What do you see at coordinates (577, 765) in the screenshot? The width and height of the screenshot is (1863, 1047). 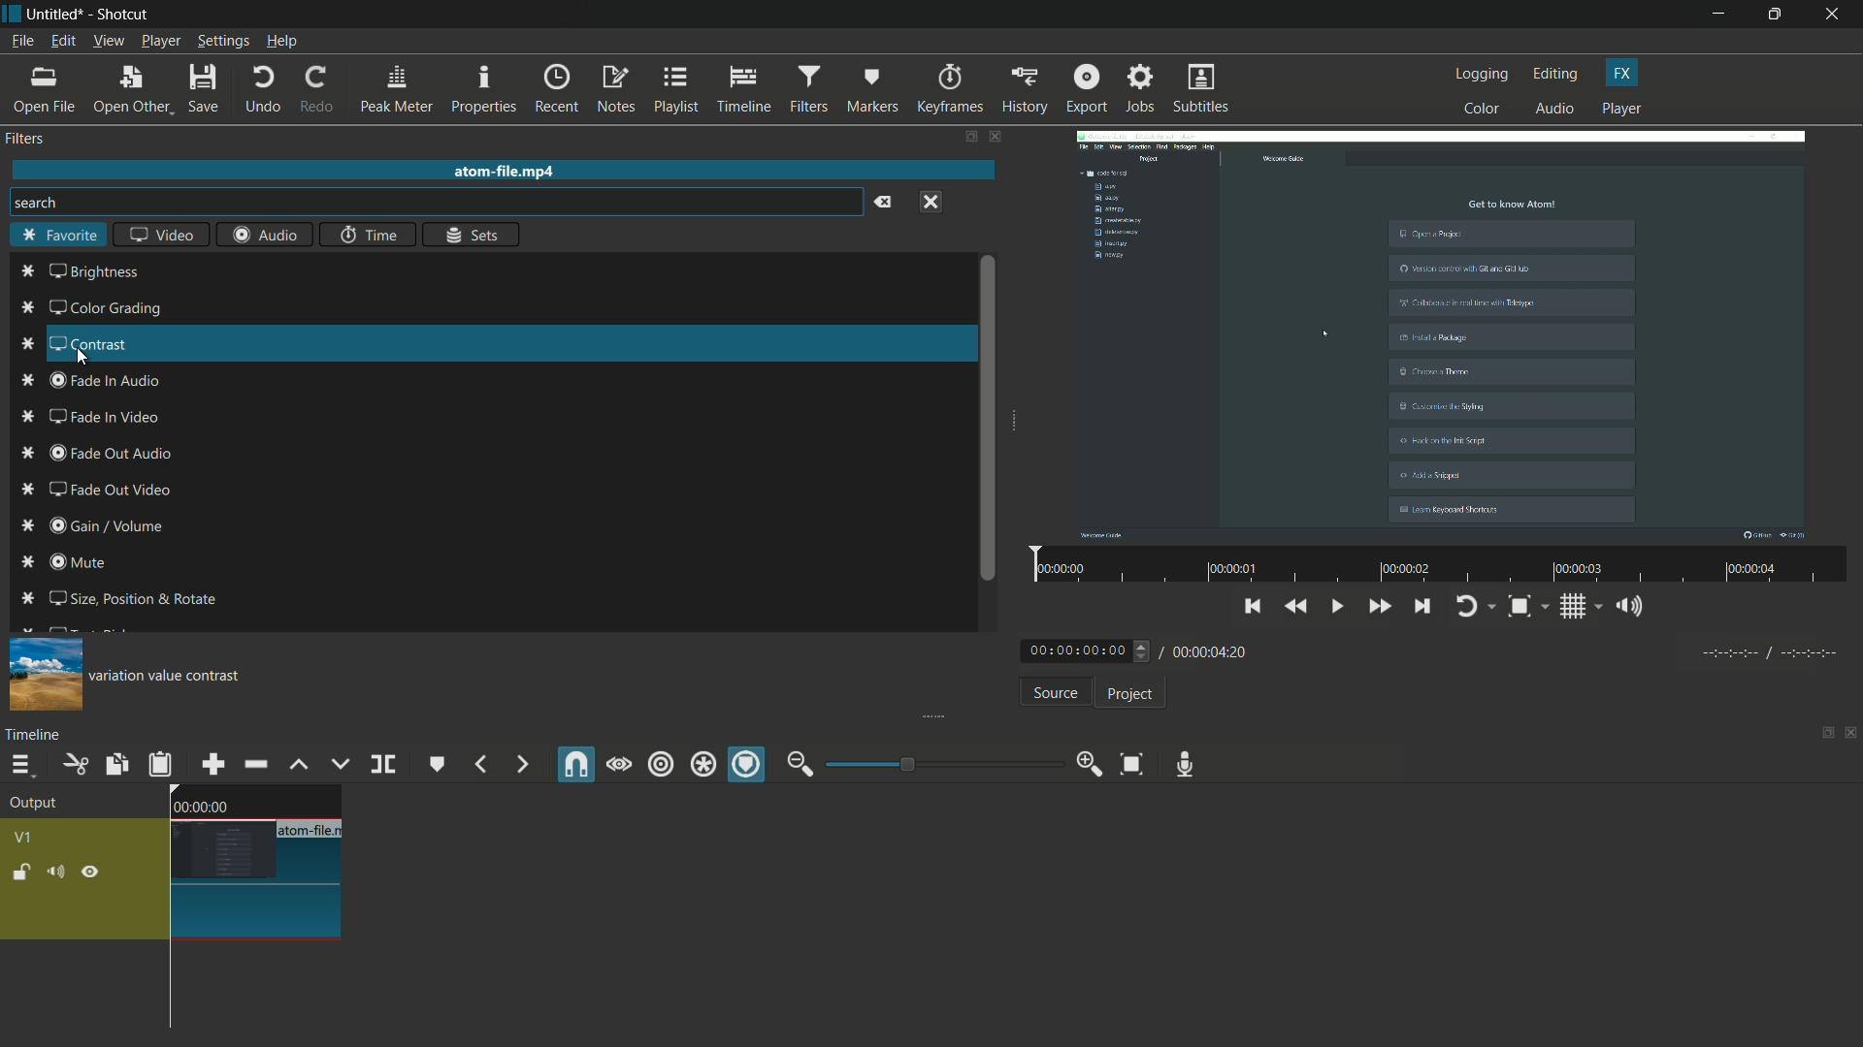 I see `snap` at bounding box center [577, 765].